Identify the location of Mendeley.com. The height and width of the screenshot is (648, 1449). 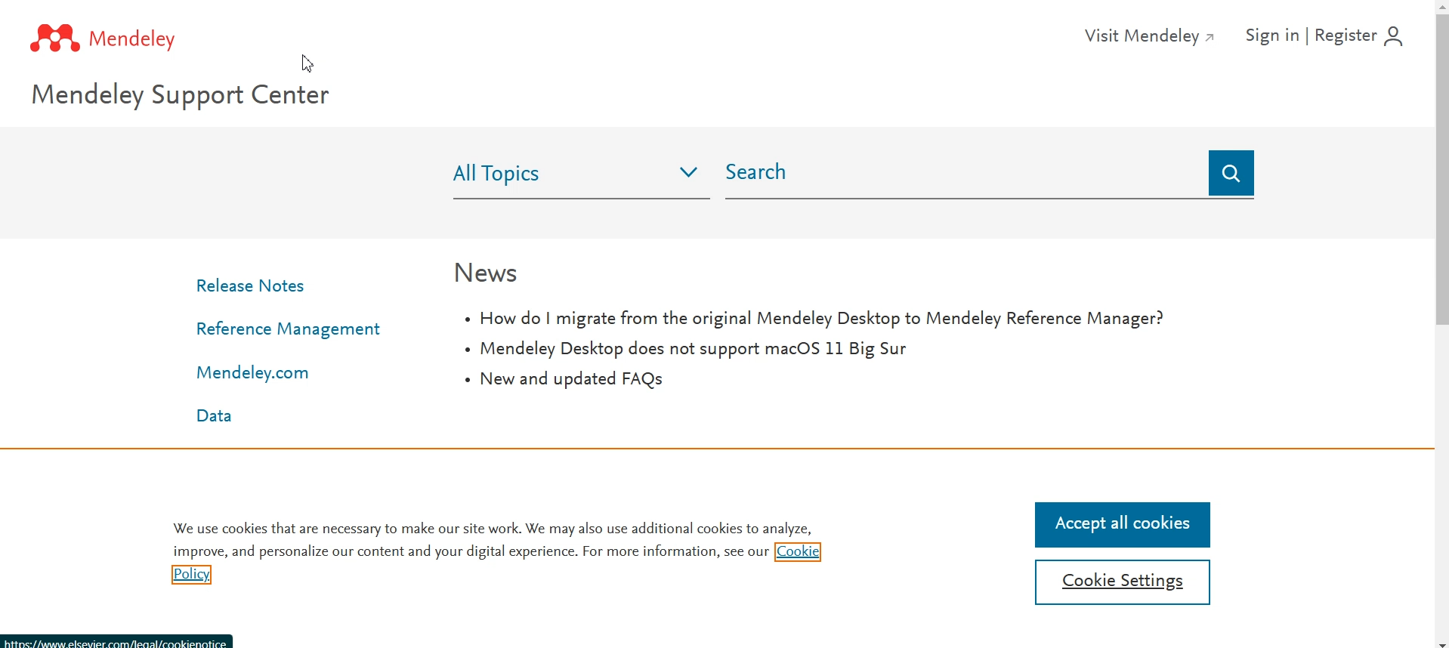
(251, 373).